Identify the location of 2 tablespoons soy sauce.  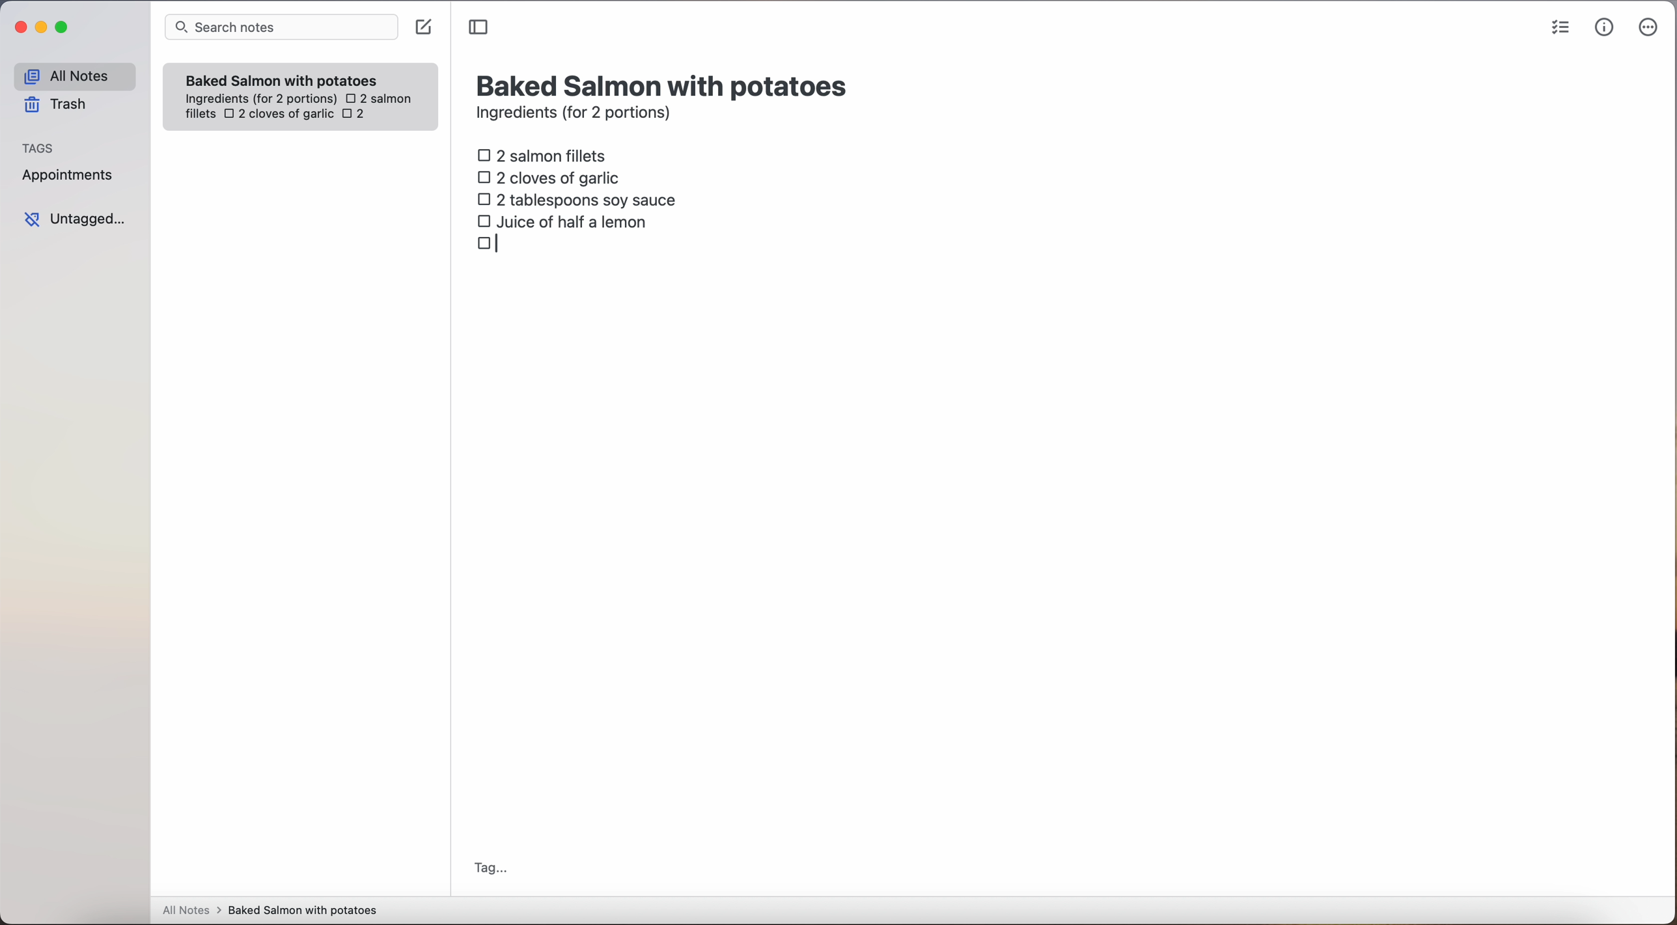
(575, 199).